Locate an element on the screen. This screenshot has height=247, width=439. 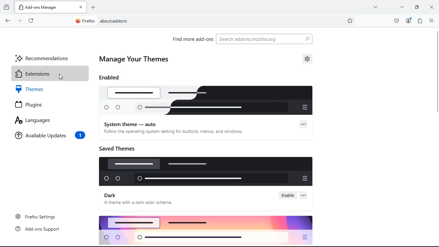
menu is located at coordinates (432, 21).